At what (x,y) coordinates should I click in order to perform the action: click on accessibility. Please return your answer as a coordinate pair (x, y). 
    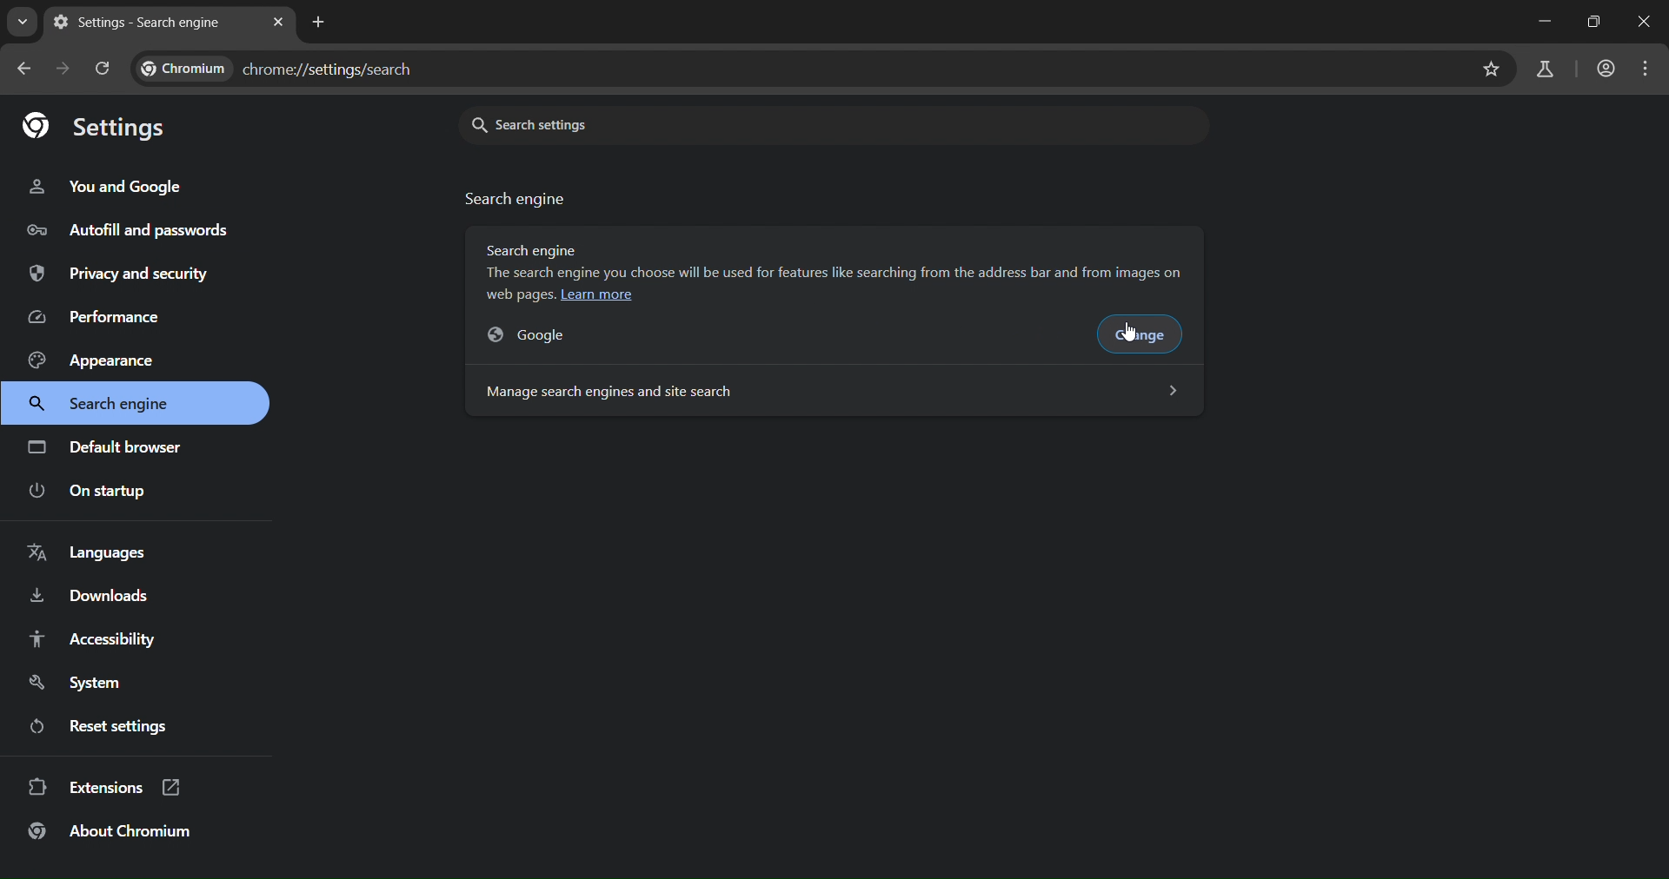
    Looking at the image, I should click on (106, 638).